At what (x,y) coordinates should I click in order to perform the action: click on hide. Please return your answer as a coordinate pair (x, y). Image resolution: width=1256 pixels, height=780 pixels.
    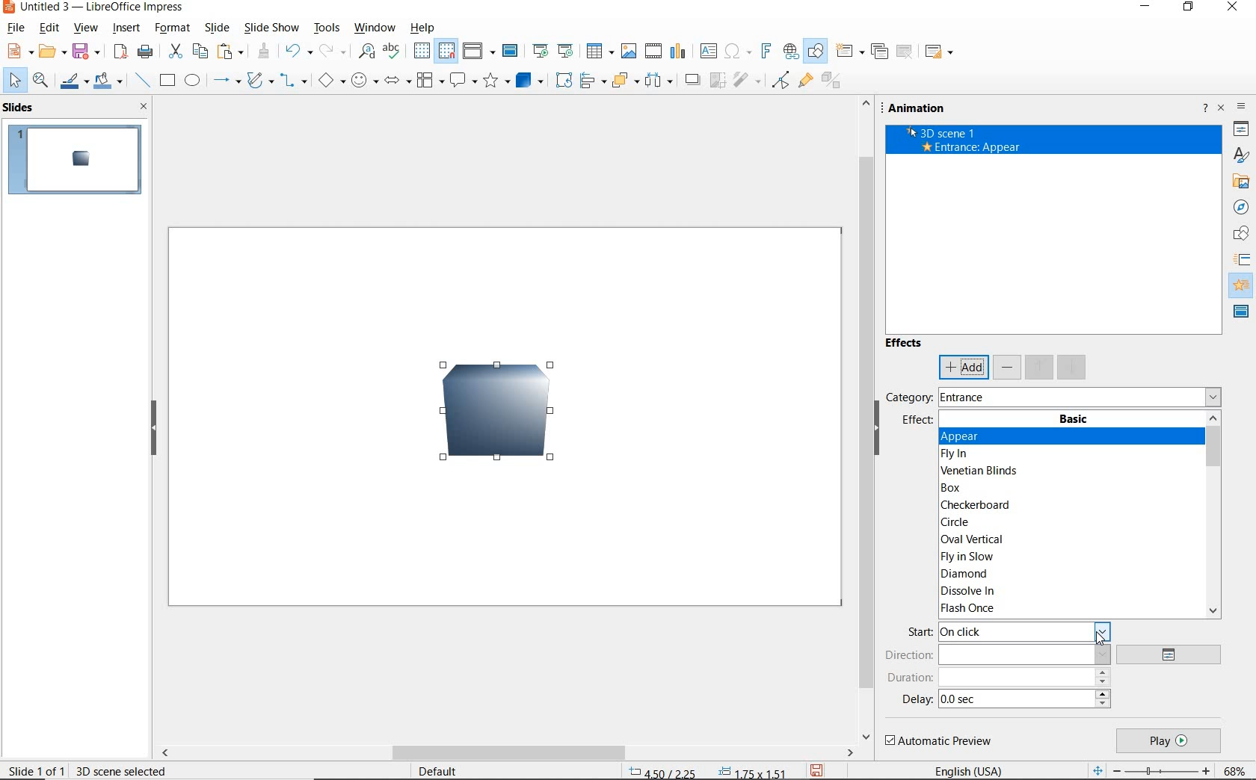
    Looking at the image, I should click on (155, 431).